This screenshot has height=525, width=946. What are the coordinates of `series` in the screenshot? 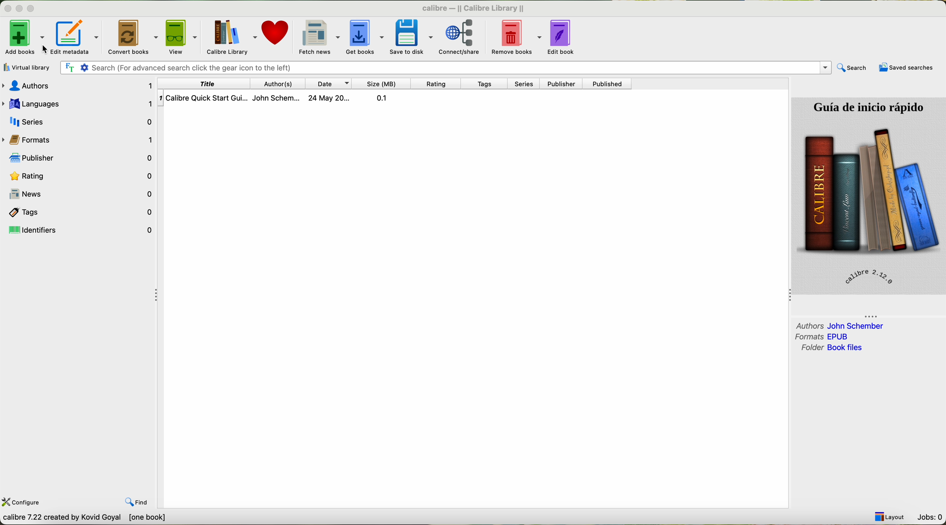 It's located at (526, 84).